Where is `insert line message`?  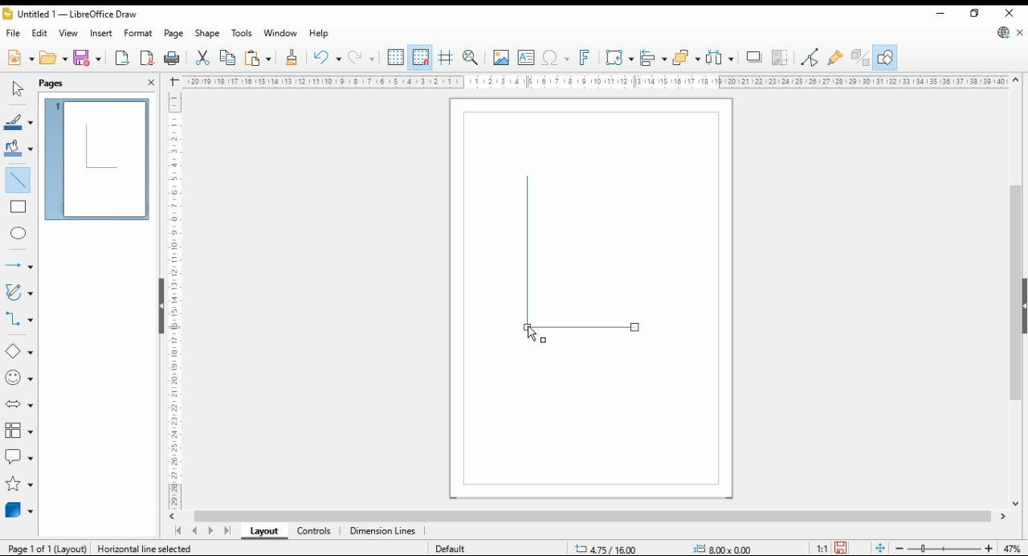 insert line message is located at coordinates (21, 207).